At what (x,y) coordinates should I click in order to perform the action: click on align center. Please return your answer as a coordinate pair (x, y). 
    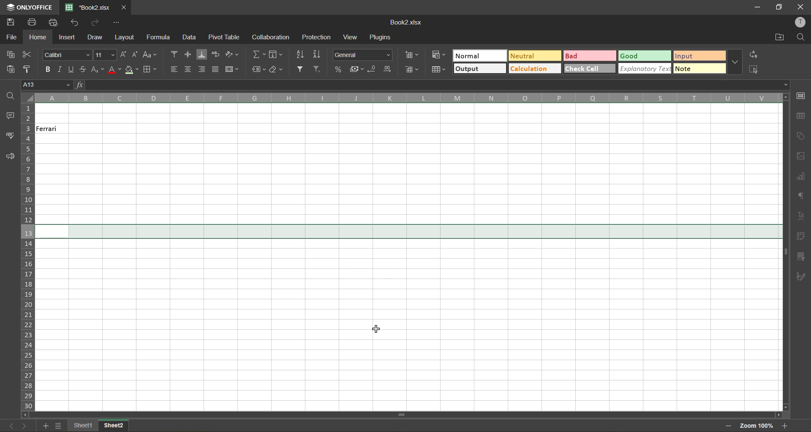
    Looking at the image, I should click on (190, 69).